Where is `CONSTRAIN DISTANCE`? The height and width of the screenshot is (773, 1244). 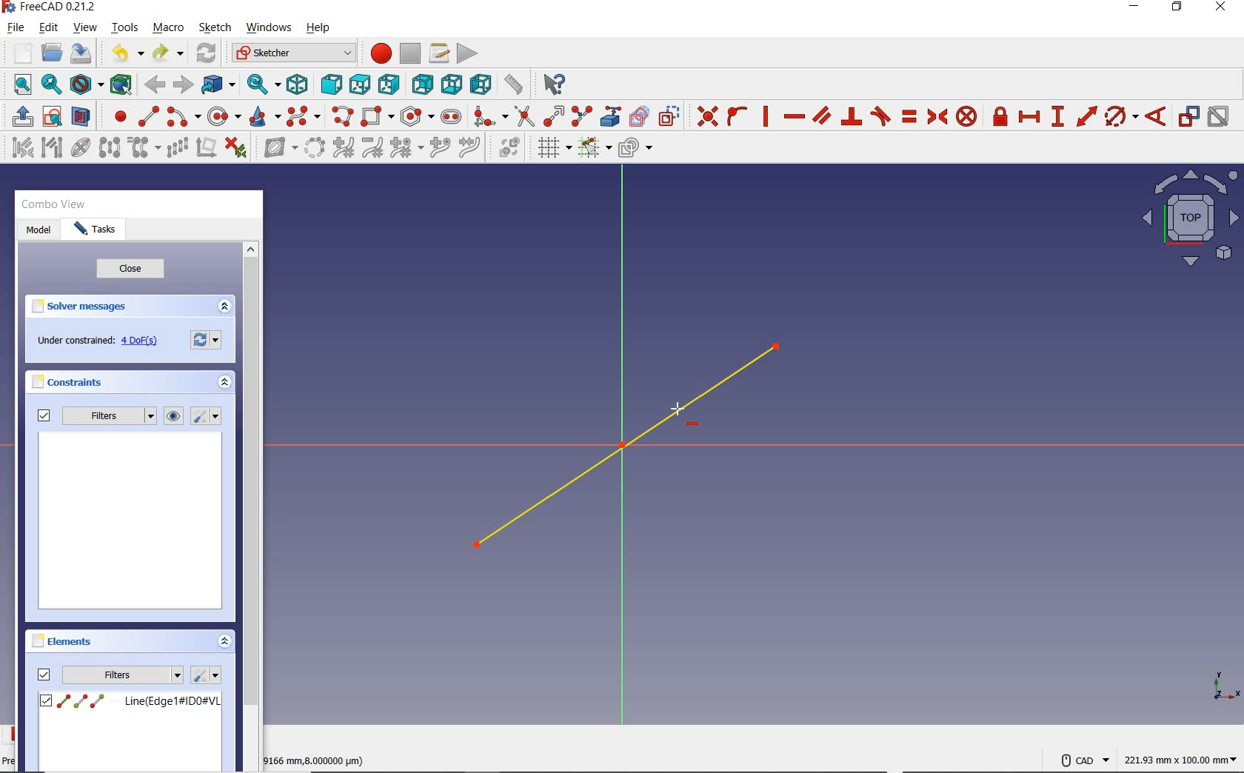 CONSTRAIN DISTANCE is located at coordinates (1086, 116).